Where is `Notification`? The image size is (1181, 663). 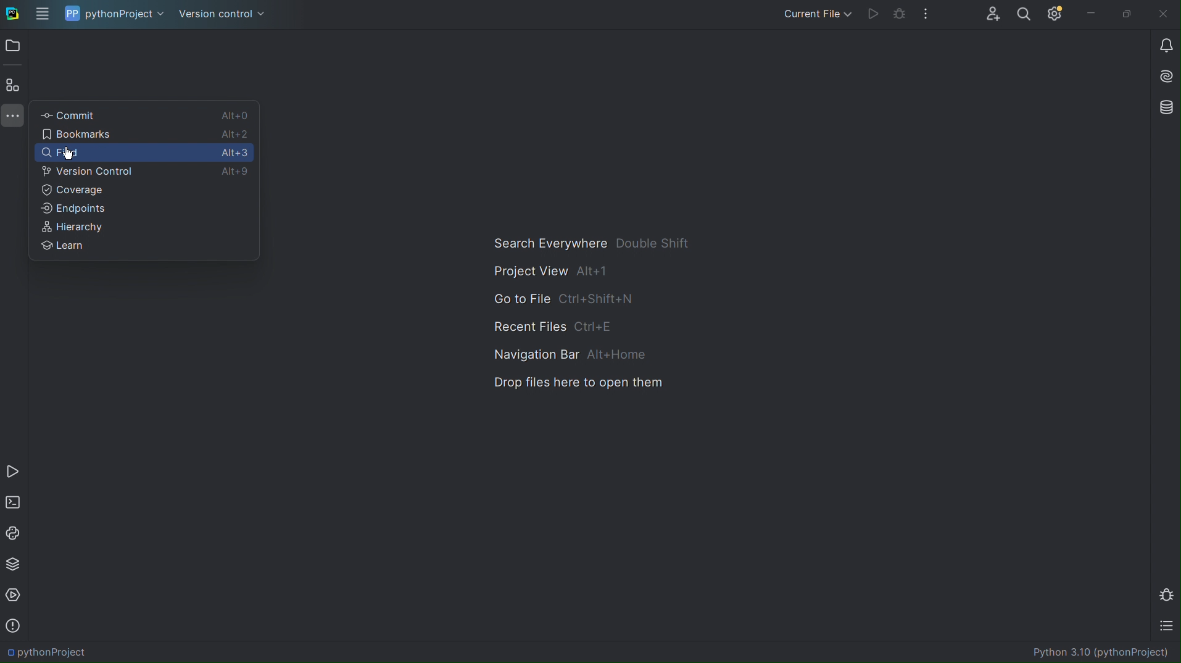 Notification is located at coordinates (1163, 46).